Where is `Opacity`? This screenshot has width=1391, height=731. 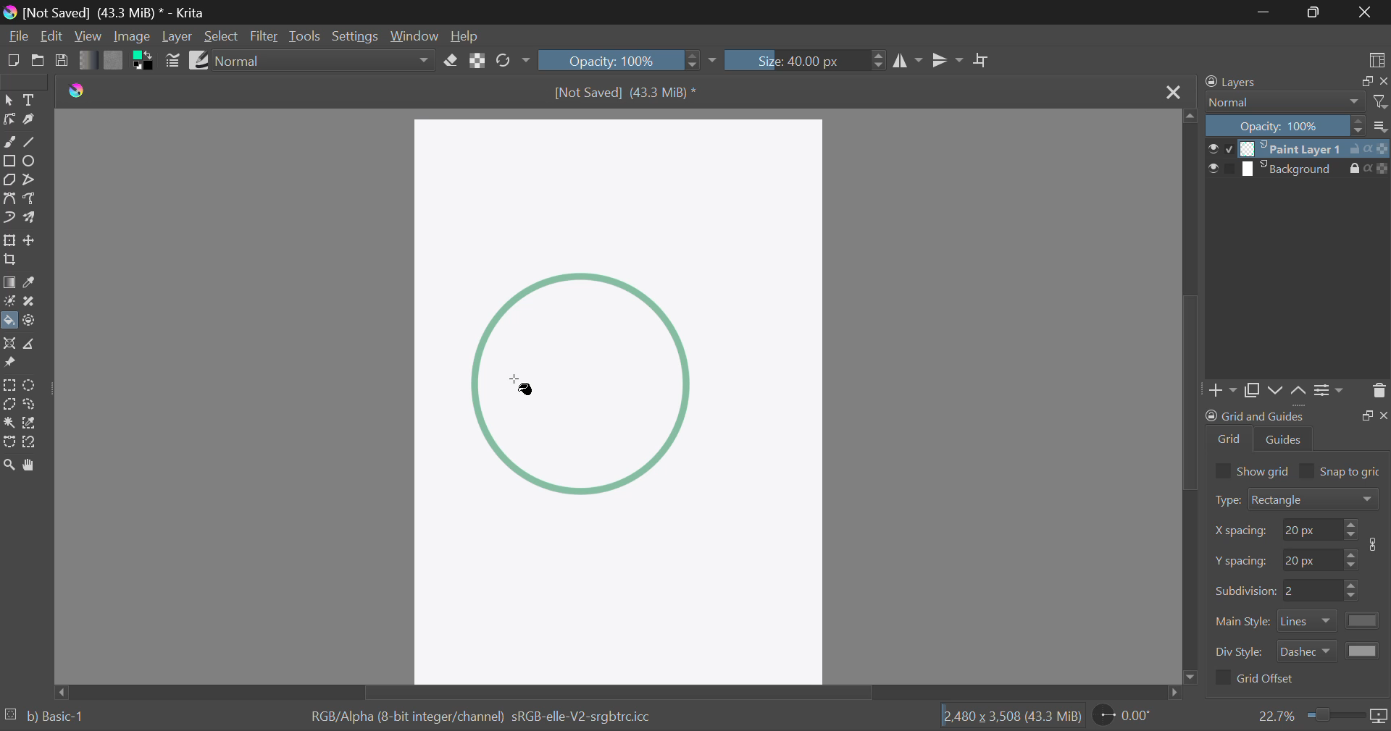
Opacity is located at coordinates (1298, 127).